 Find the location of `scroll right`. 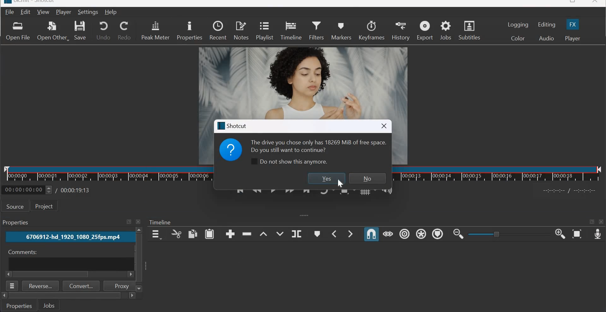

scroll right is located at coordinates (9, 274).